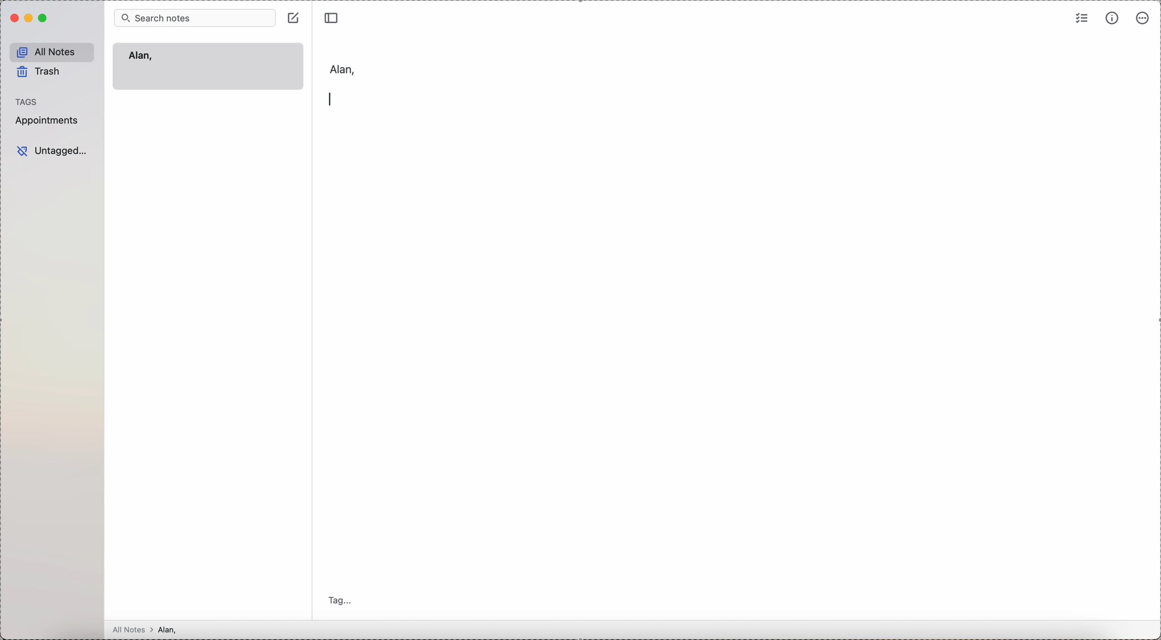 This screenshot has height=640, width=1161. Describe the element at coordinates (195, 17) in the screenshot. I see `search bar` at that location.